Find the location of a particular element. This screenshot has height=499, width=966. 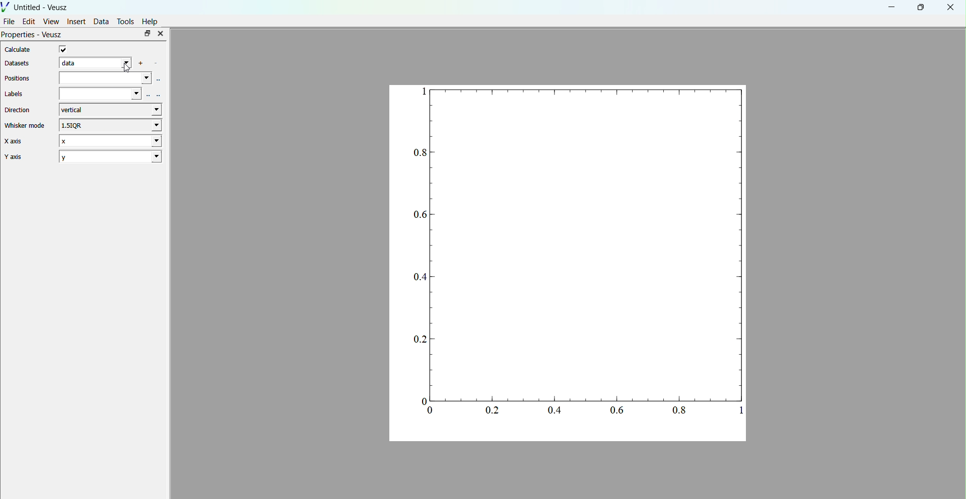

add is located at coordinates (143, 63).